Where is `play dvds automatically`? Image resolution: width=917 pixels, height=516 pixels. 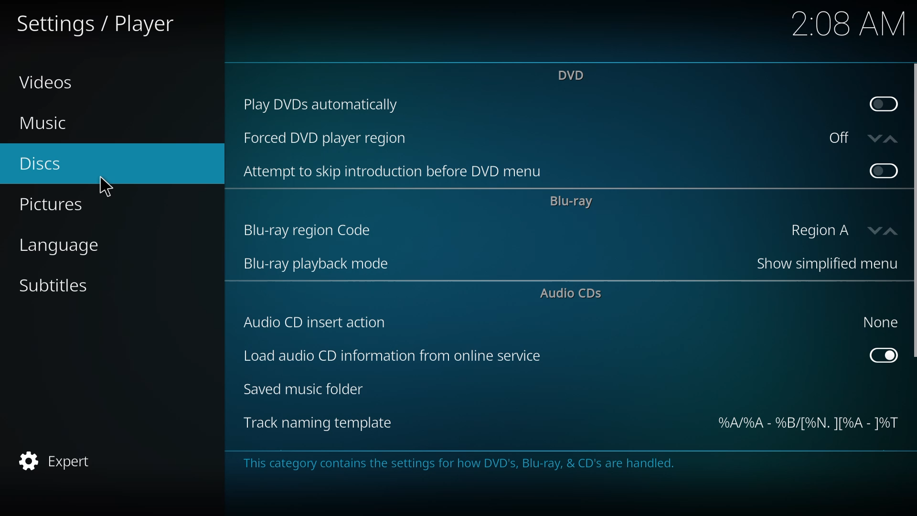 play dvds automatically is located at coordinates (326, 103).